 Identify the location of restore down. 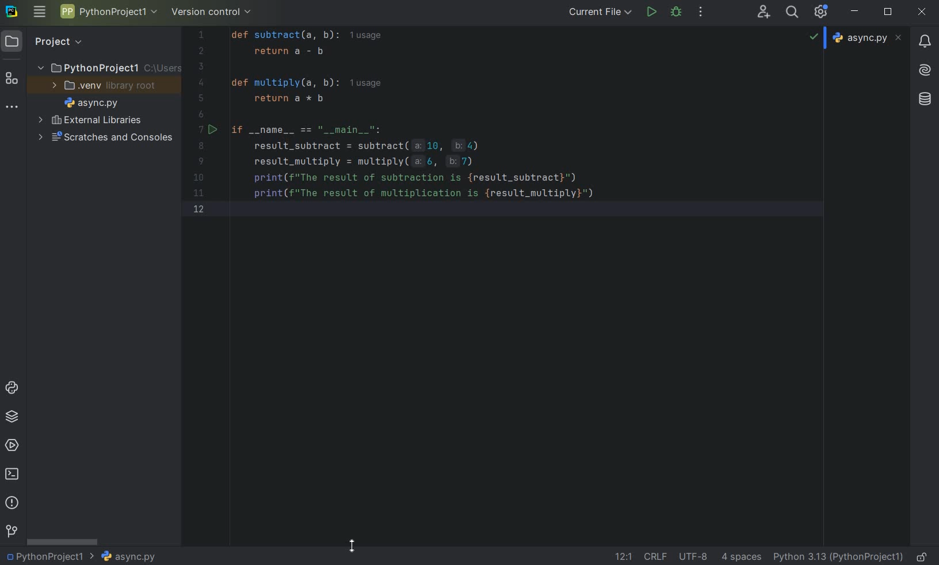
(888, 13).